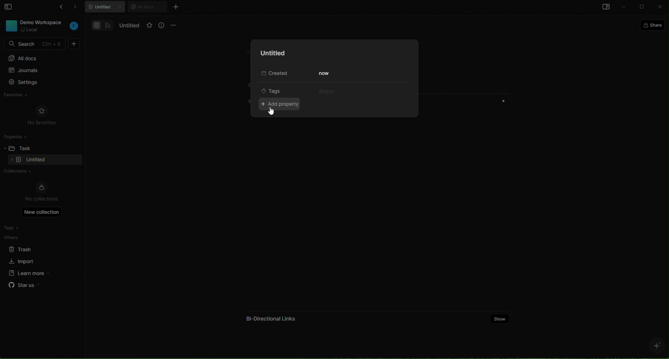 Image resolution: width=669 pixels, height=359 pixels. Describe the element at coordinates (26, 237) in the screenshot. I see `others` at that location.